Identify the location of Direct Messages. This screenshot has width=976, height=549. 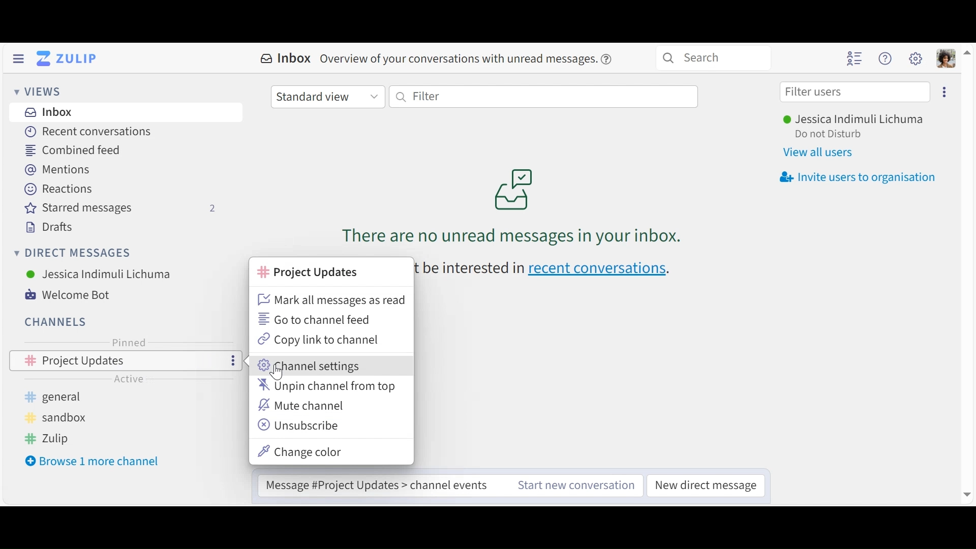
(73, 254).